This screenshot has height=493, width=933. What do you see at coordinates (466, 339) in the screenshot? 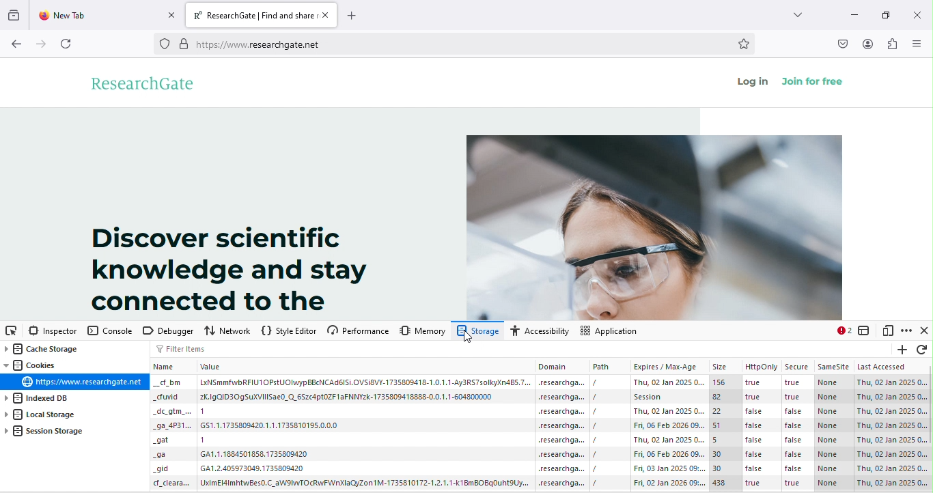
I see `cursor movement` at bounding box center [466, 339].